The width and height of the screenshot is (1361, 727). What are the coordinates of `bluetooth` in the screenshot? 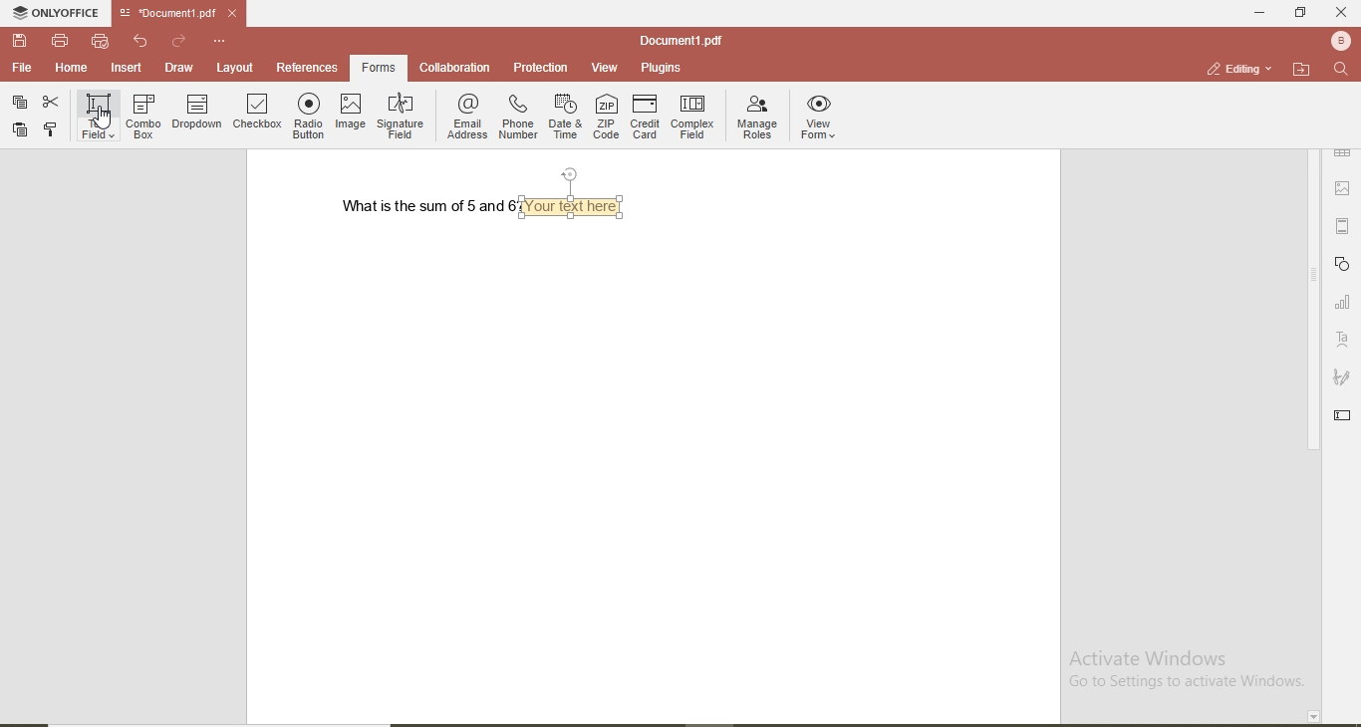 It's located at (1338, 41).